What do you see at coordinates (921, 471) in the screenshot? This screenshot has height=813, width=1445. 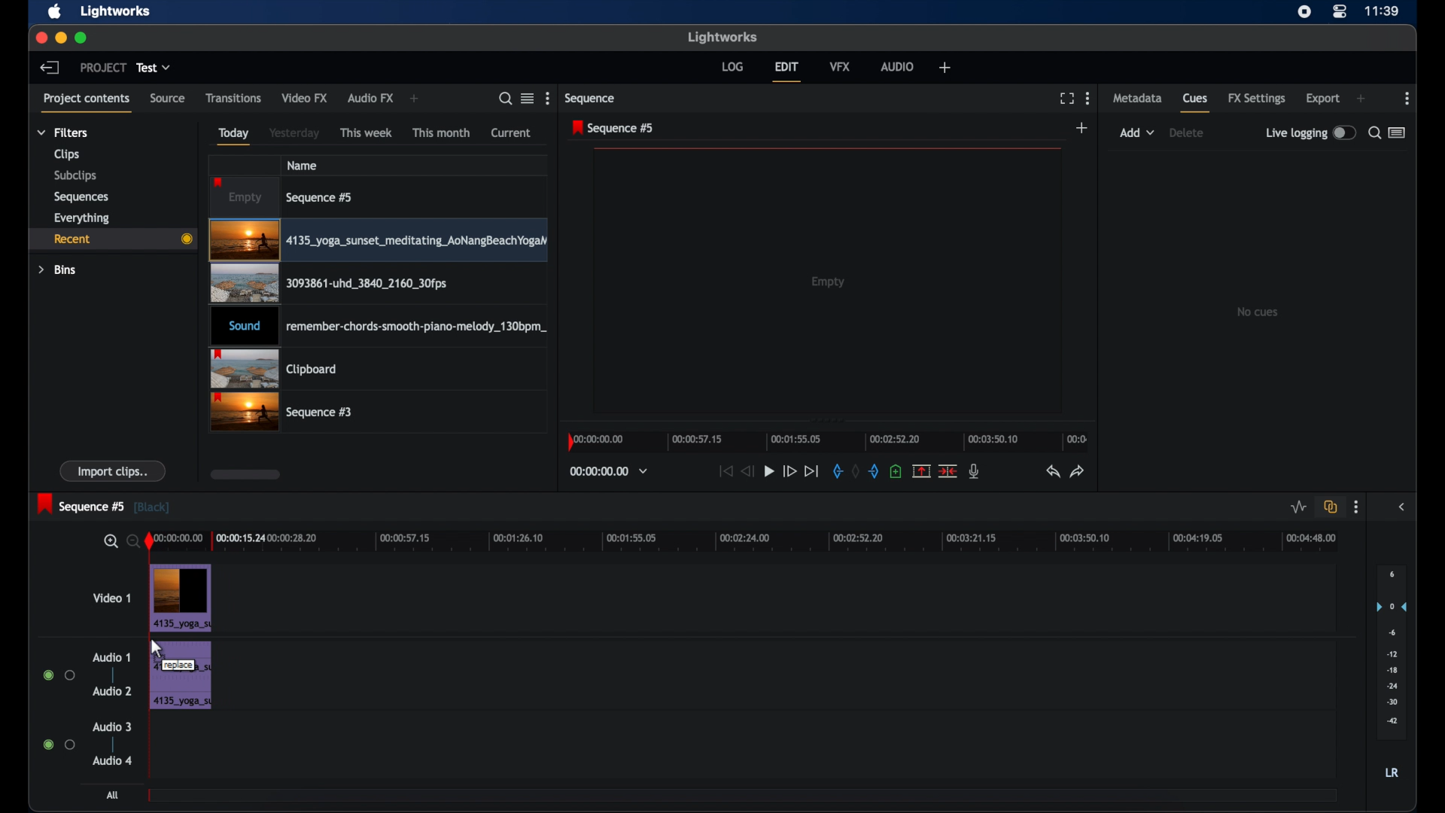 I see `remove  marked section` at bounding box center [921, 471].